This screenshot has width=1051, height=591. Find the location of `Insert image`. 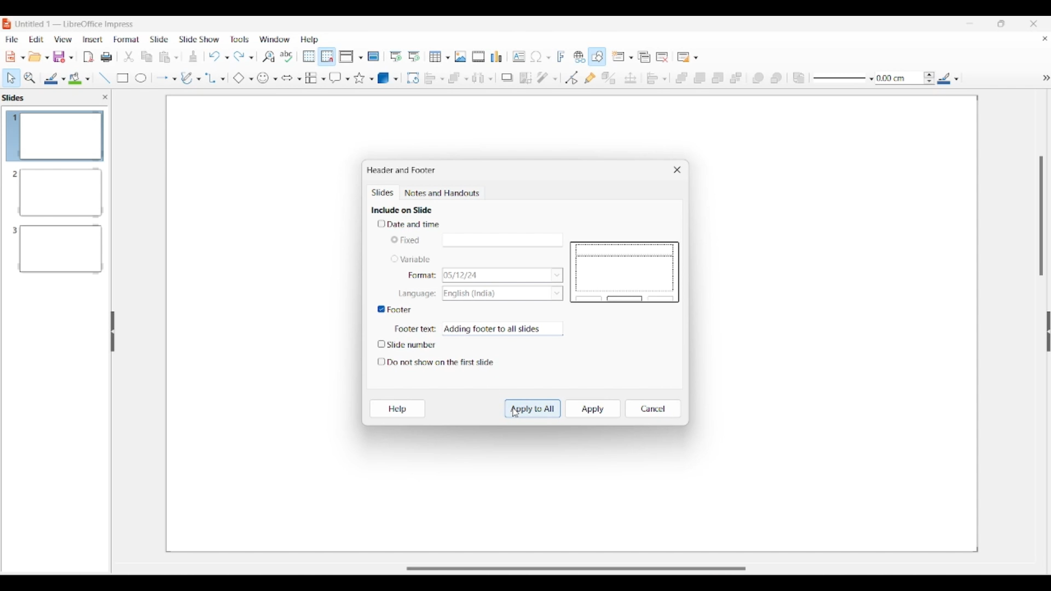

Insert image is located at coordinates (460, 56).